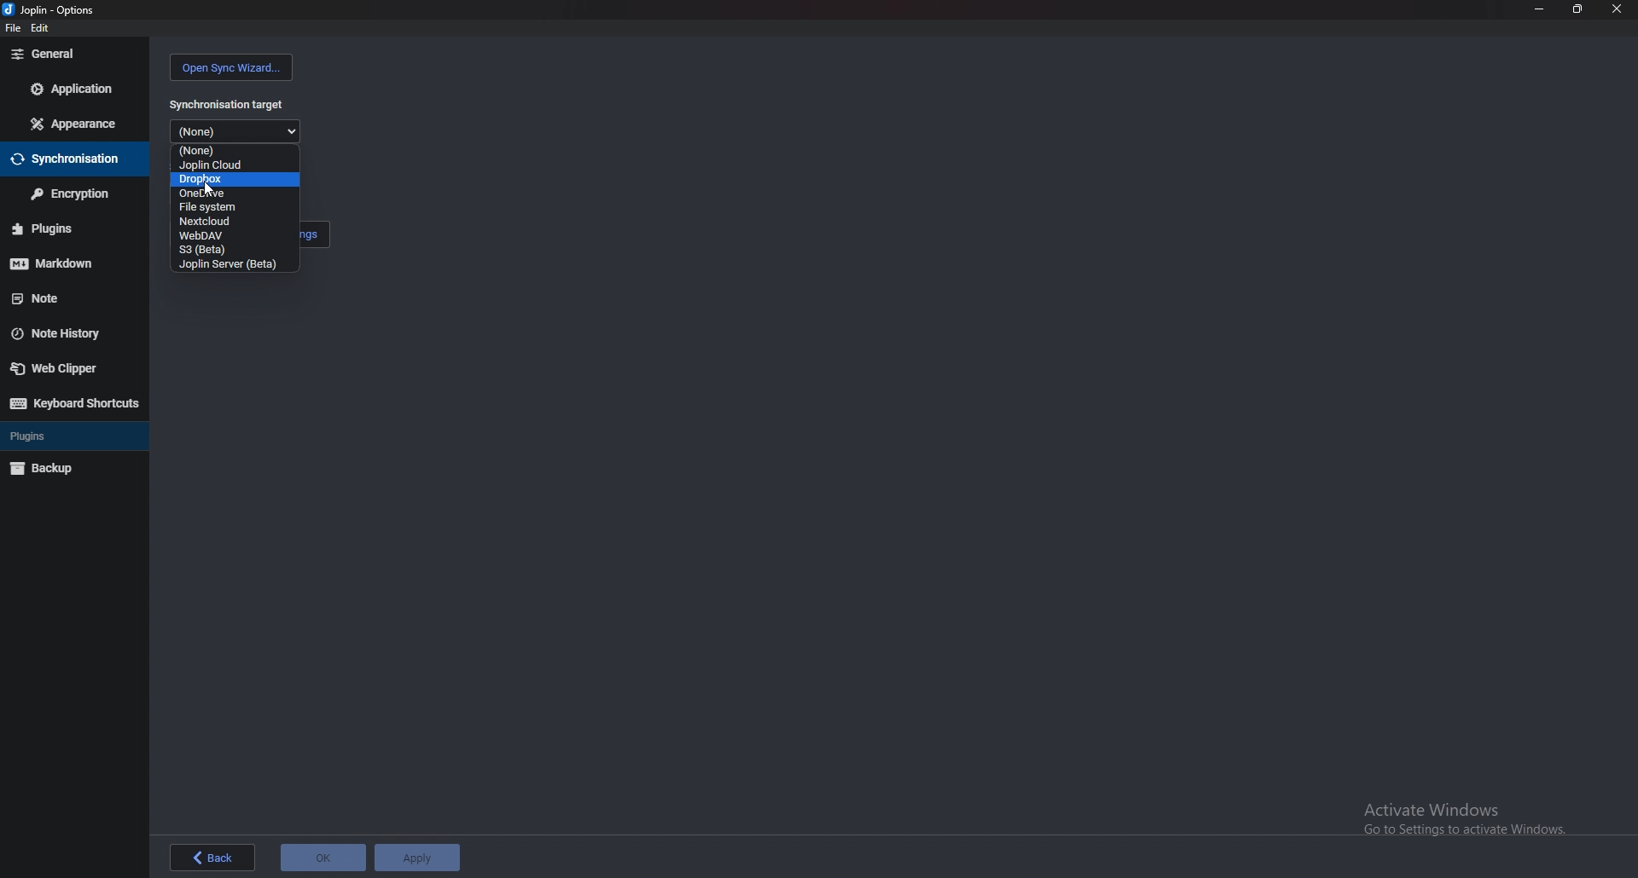  What do you see at coordinates (74, 403) in the screenshot?
I see `keyboard shortcuts` at bounding box center [74, 403].